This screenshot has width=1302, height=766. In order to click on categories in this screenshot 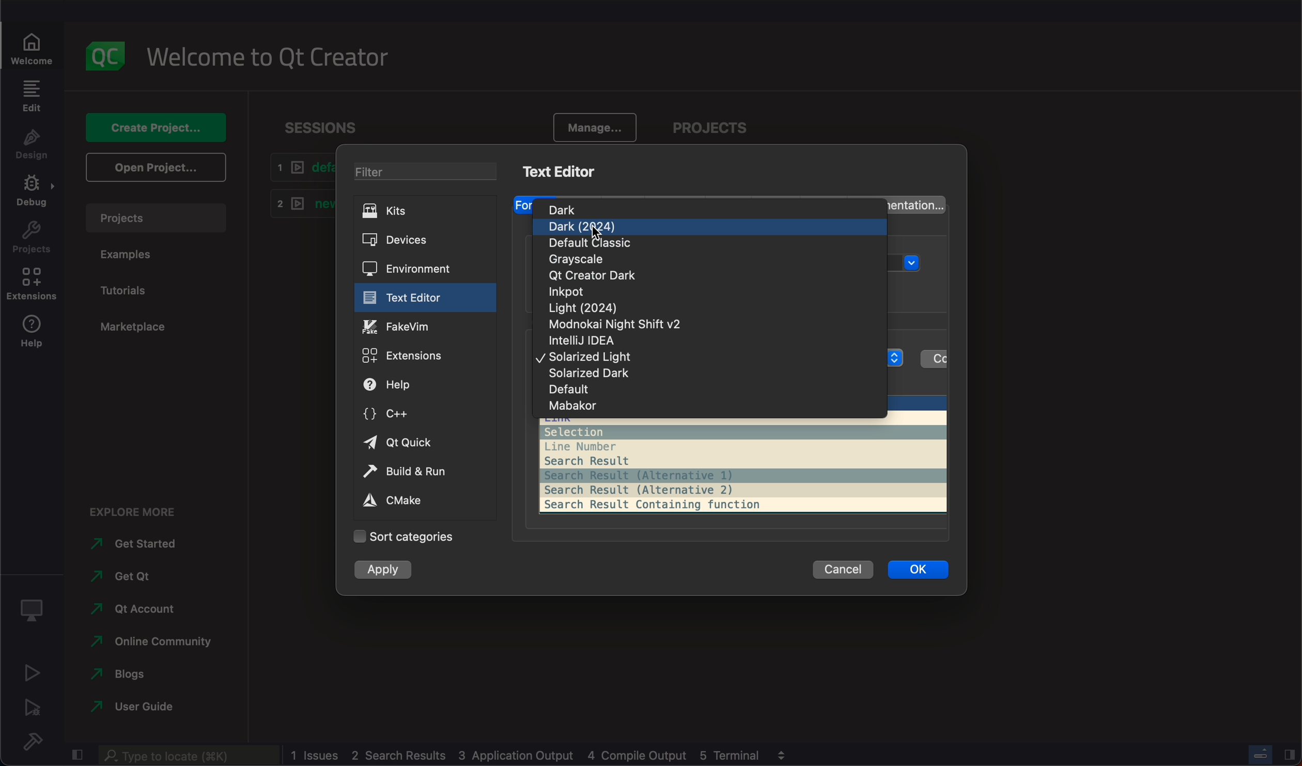, I will do `click(406, 535)`.